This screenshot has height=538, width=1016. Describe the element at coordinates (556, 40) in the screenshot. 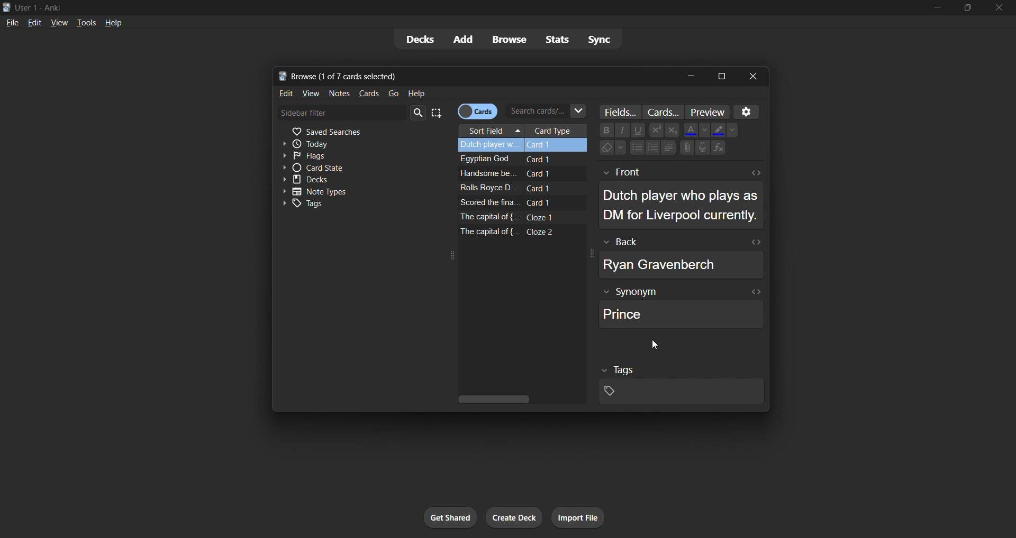

I see `stats` at that location.